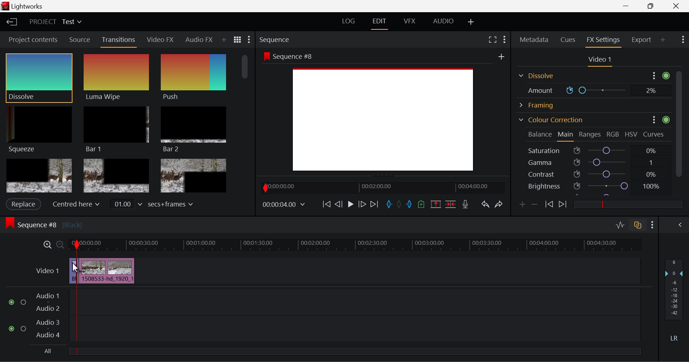 The width and height of the screenshot is (689, 362). Describe the element at coordinates (569, 39) in the screenshot. I see `Cues Panel` at that location.